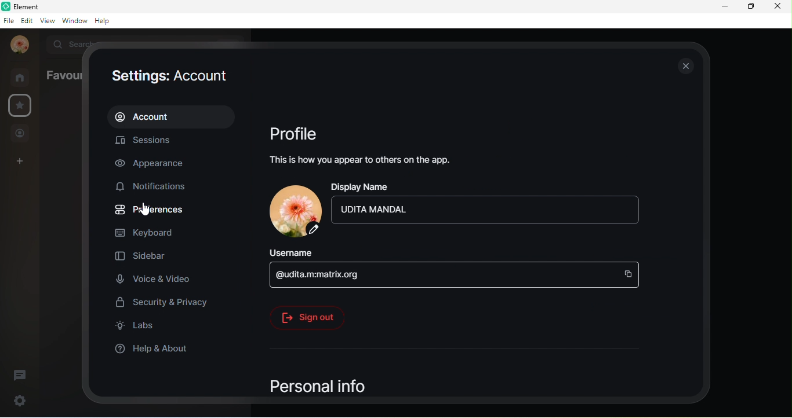 The width and height of the screenshot is (792, 418). What do you see at coordinates (155, 164) in the screenshot?
I see `appearance` at bounding box center [155, 164].